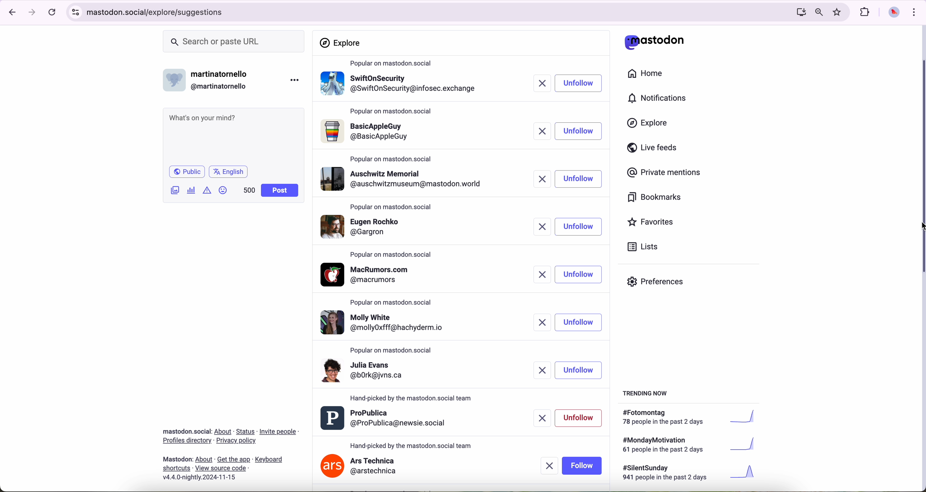  I want to click on profile, so click(384, 322).